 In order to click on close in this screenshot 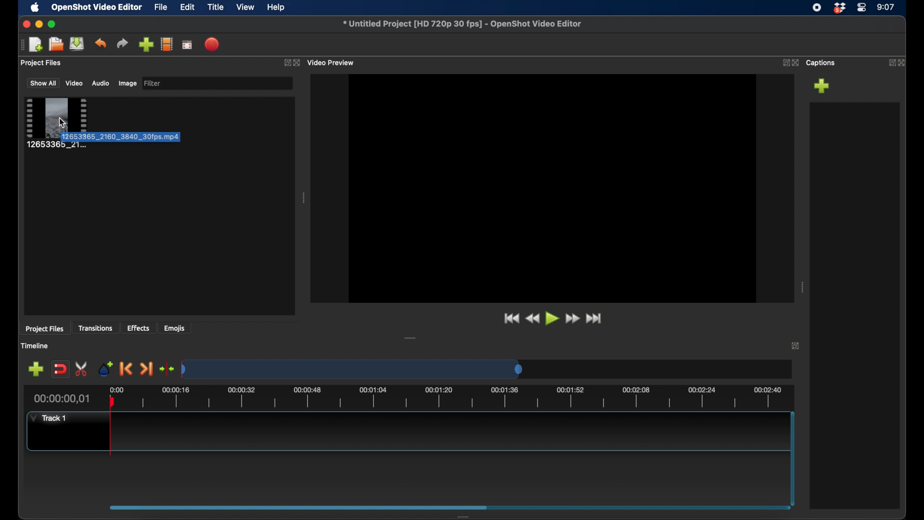, I will do `click(299, 62)`.